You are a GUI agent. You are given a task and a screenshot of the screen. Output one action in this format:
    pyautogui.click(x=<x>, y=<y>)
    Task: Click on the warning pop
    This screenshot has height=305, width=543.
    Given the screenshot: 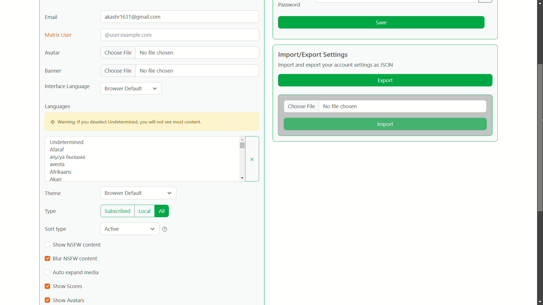 What is the action you would take?
    pyautogui.click(x=152, y=121)
    